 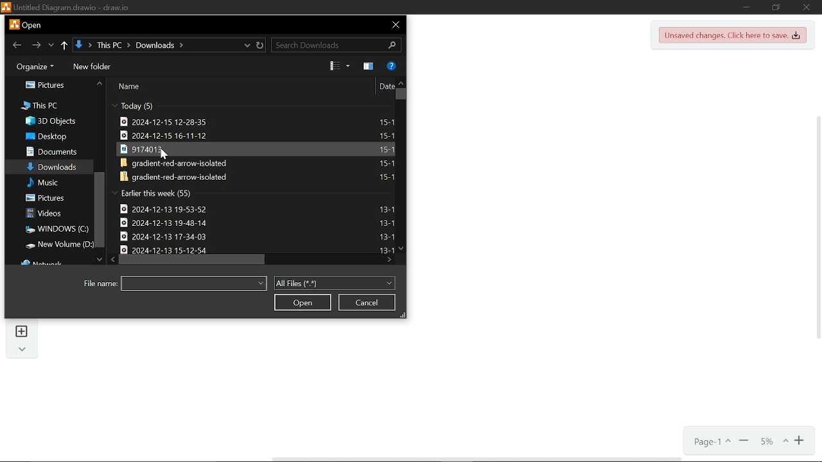 I want to click on file titled "gradient red arrow isolated", so click(x=259, y=176).